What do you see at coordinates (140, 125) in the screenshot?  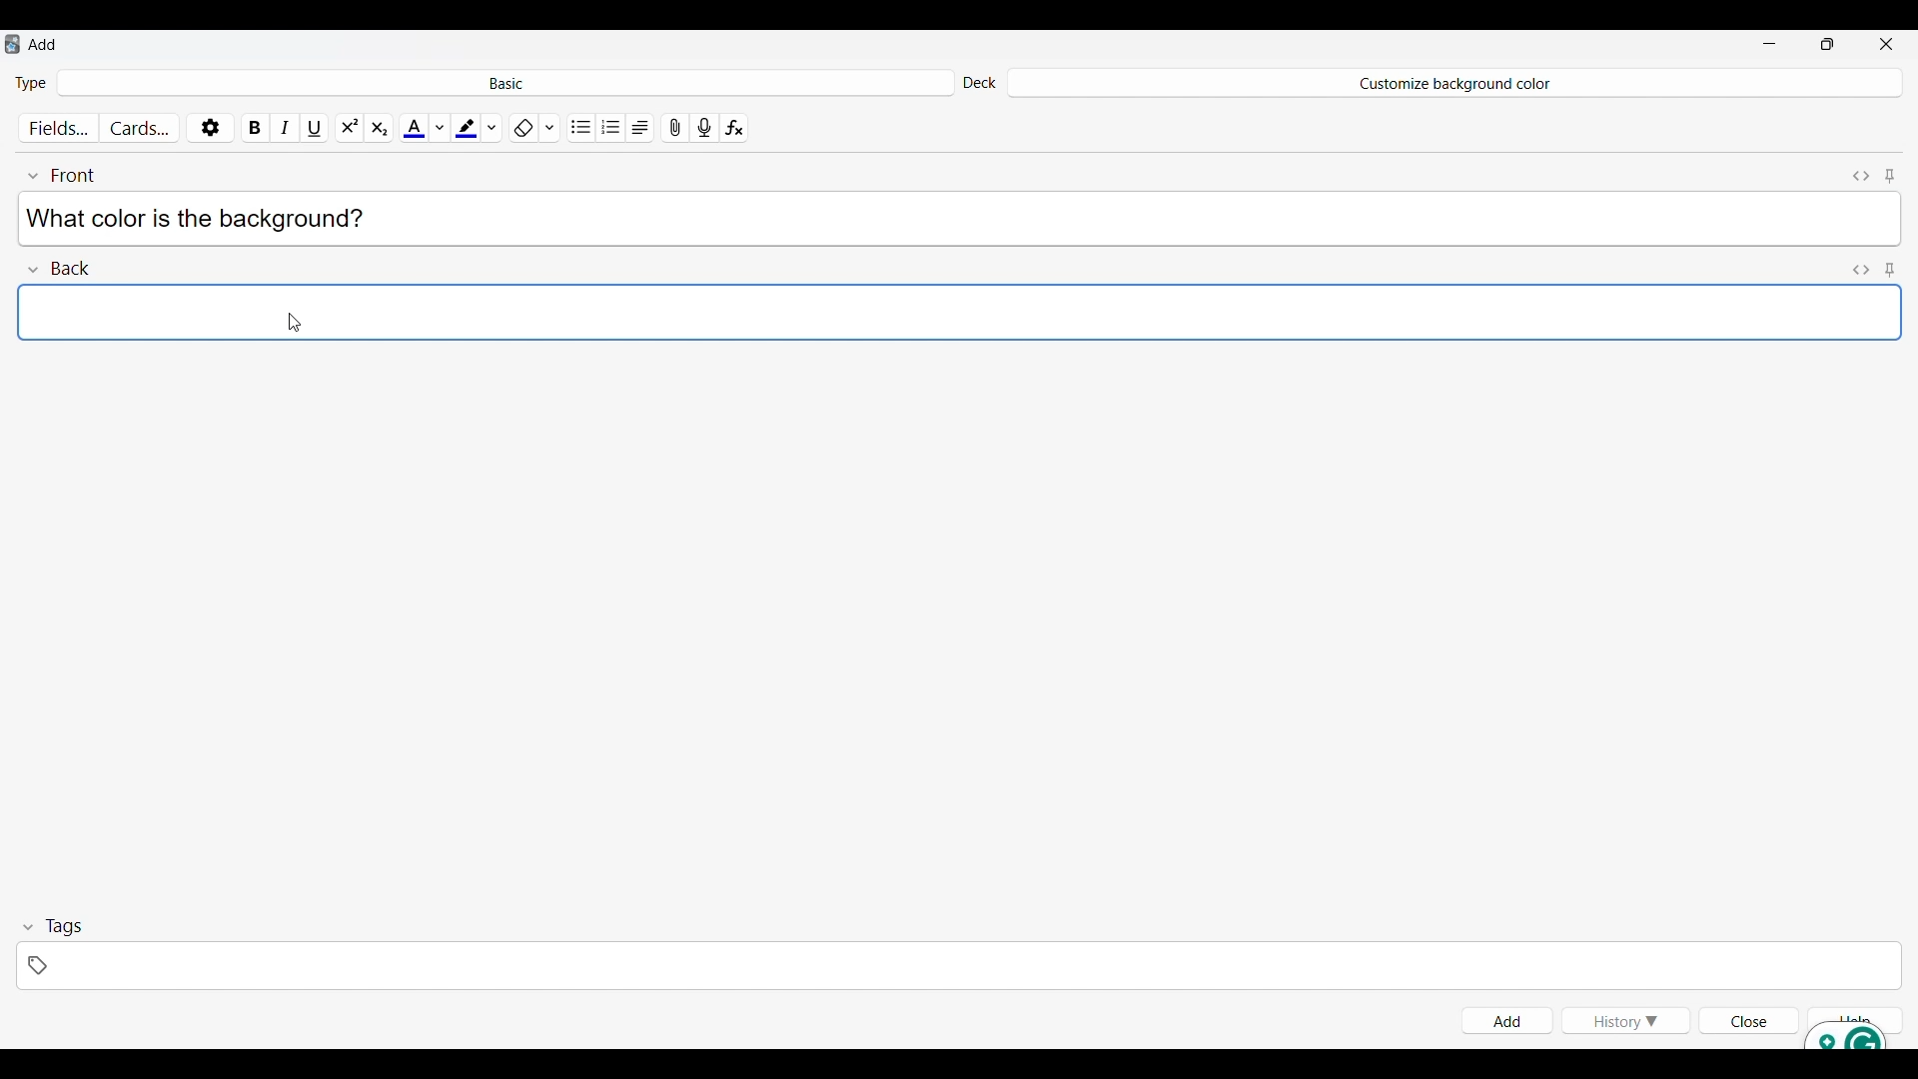 I see `Customize cards` at bounding box center [140, 125].